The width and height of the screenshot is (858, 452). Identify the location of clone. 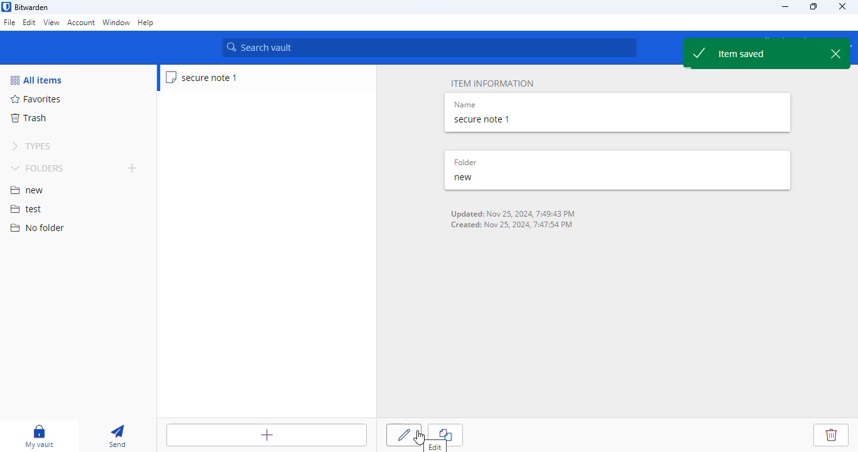
(445, 434).